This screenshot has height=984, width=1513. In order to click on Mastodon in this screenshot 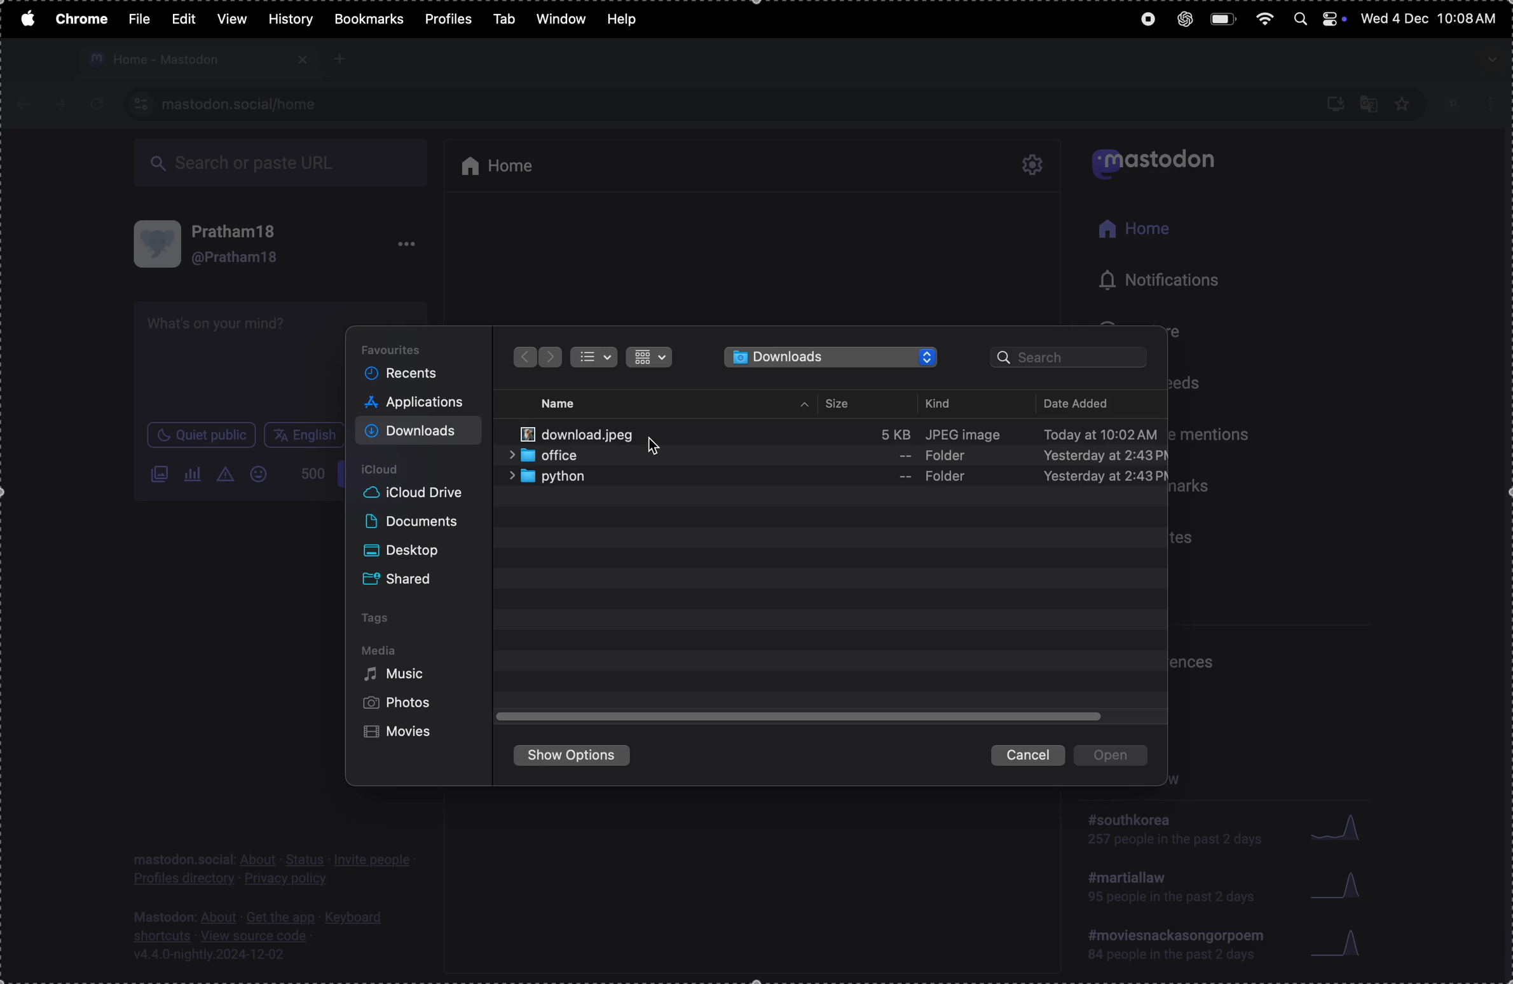, I will do `click(1161, 161)`.